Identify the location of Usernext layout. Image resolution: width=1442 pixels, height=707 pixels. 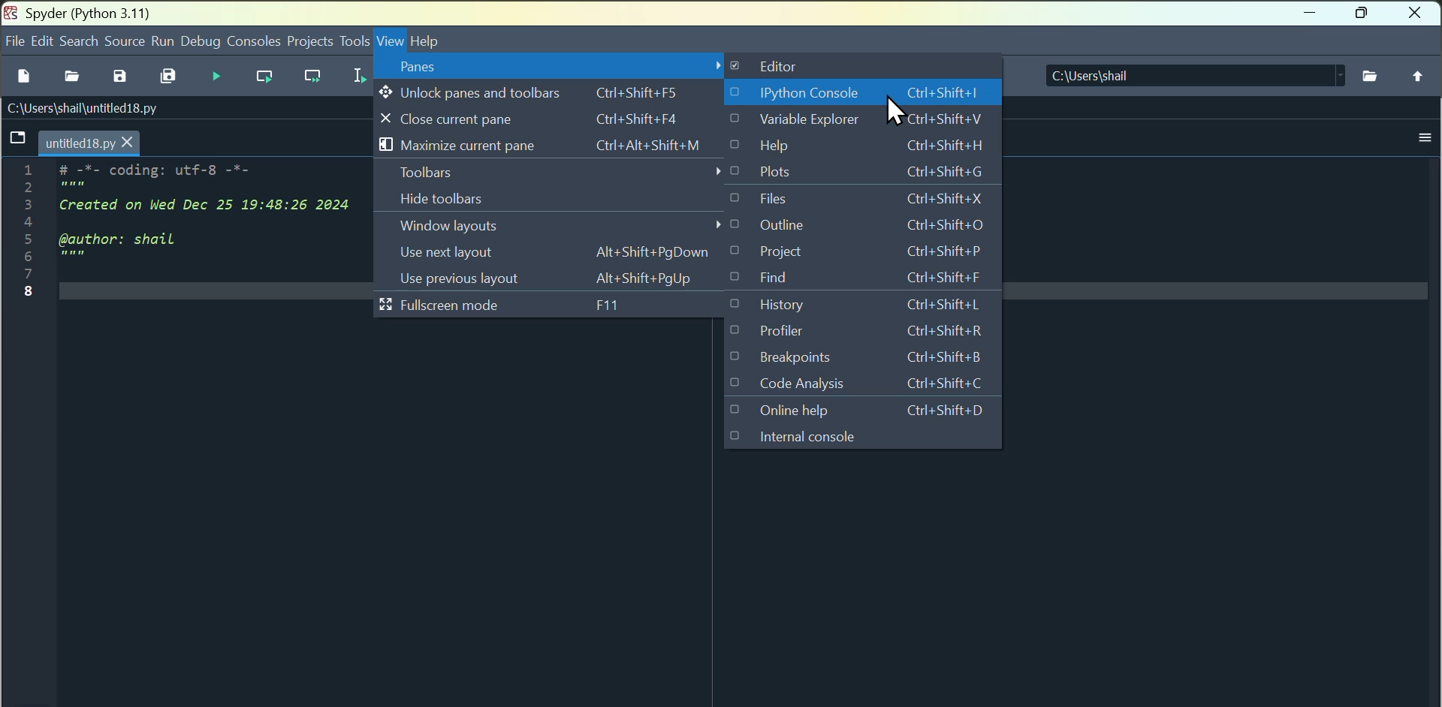
(548, 255).